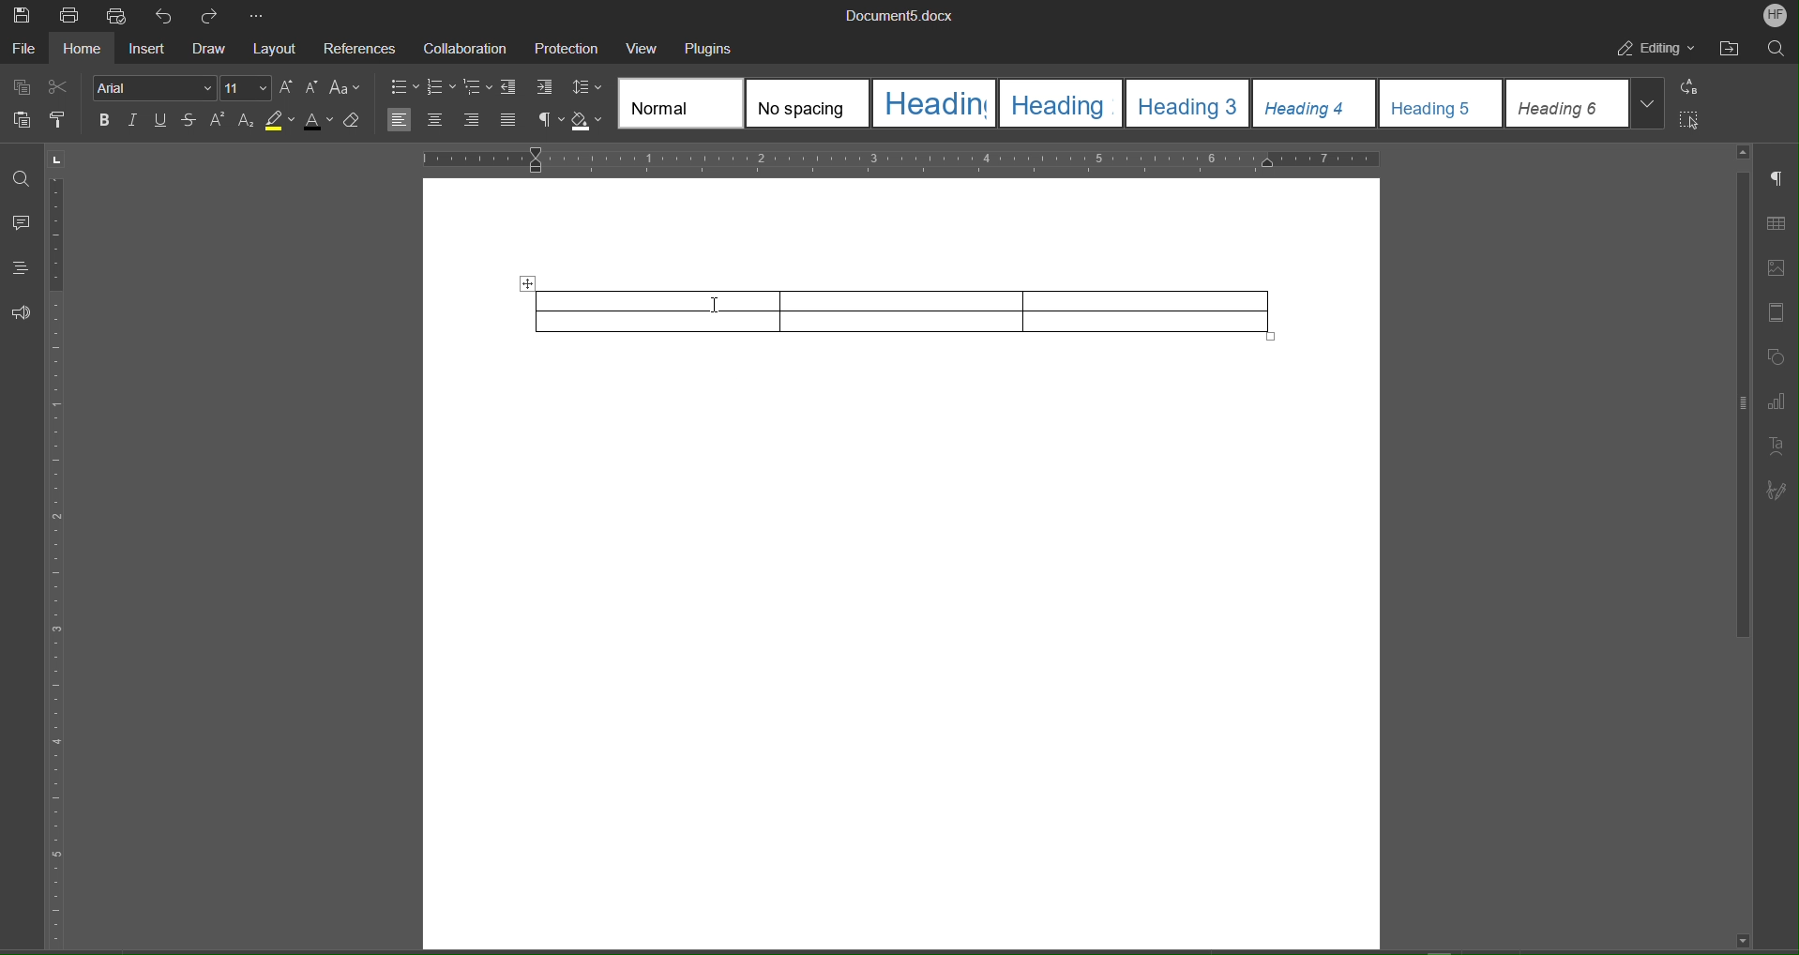  Describe the element at coordinates (478, 88) in the screenshot. I see `Multilevel list` at that location.